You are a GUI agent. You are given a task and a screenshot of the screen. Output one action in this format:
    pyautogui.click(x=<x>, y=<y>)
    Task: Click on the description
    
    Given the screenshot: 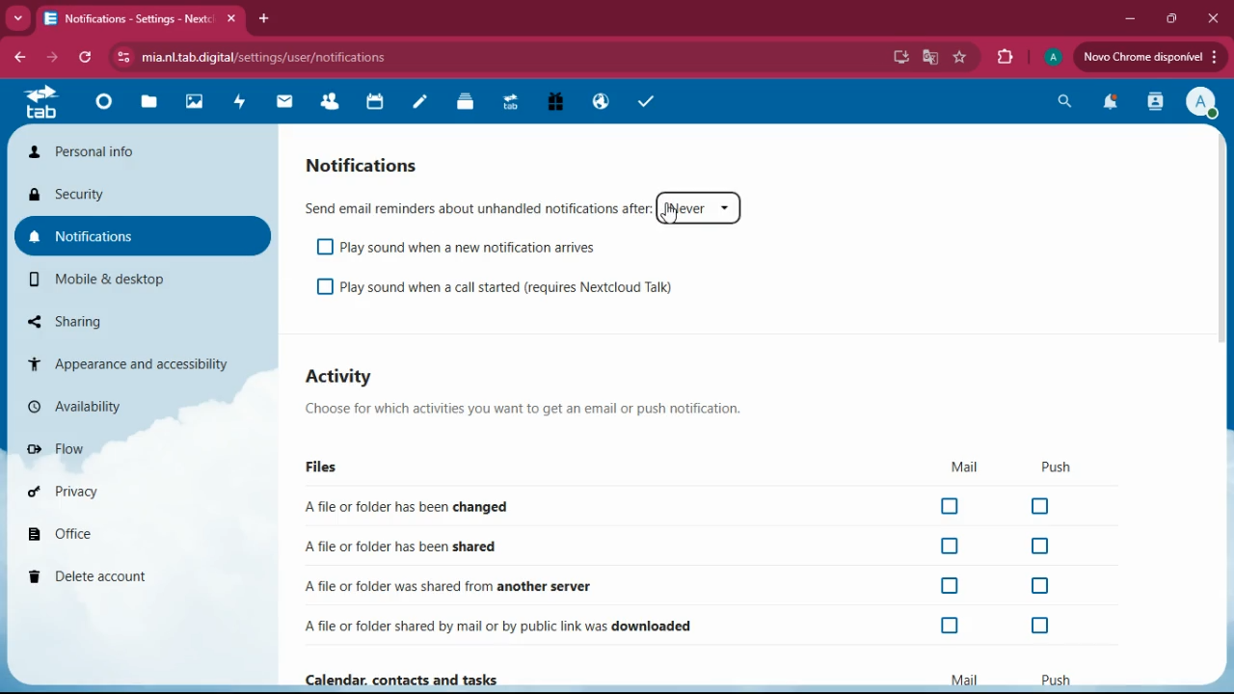 What is the action you would take?
    pyautogui.click(x=538, y=408)
    